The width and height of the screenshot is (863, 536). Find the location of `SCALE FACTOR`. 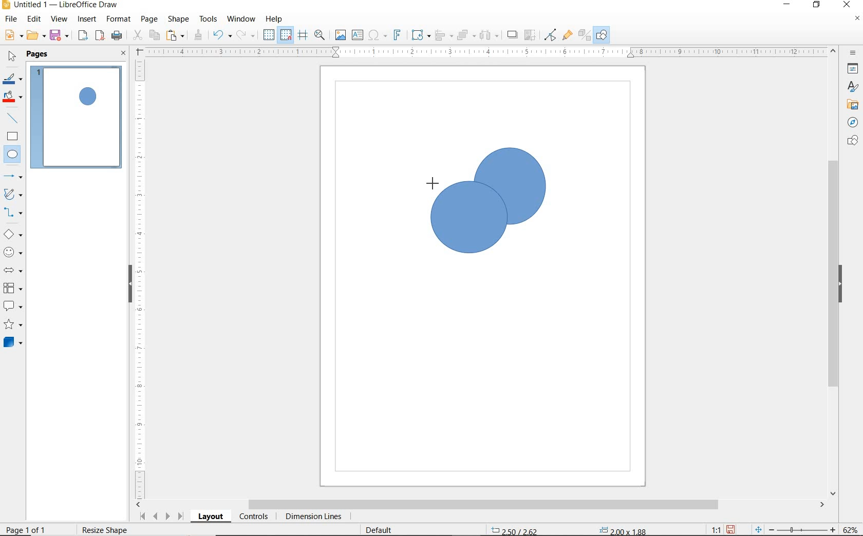

SCALE FACTOR is located at coordinates (711, 529).